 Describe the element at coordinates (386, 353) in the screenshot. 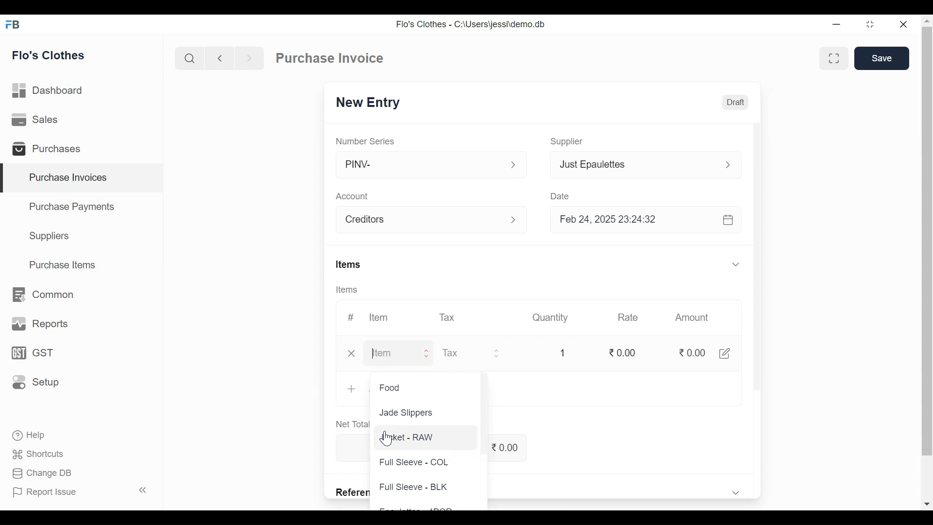

I see `item` at that location.